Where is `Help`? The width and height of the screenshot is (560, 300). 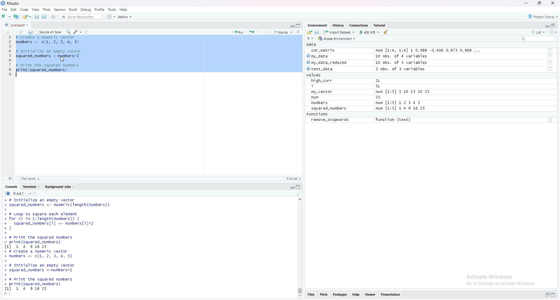 Help is located at coordinates (356, 295).